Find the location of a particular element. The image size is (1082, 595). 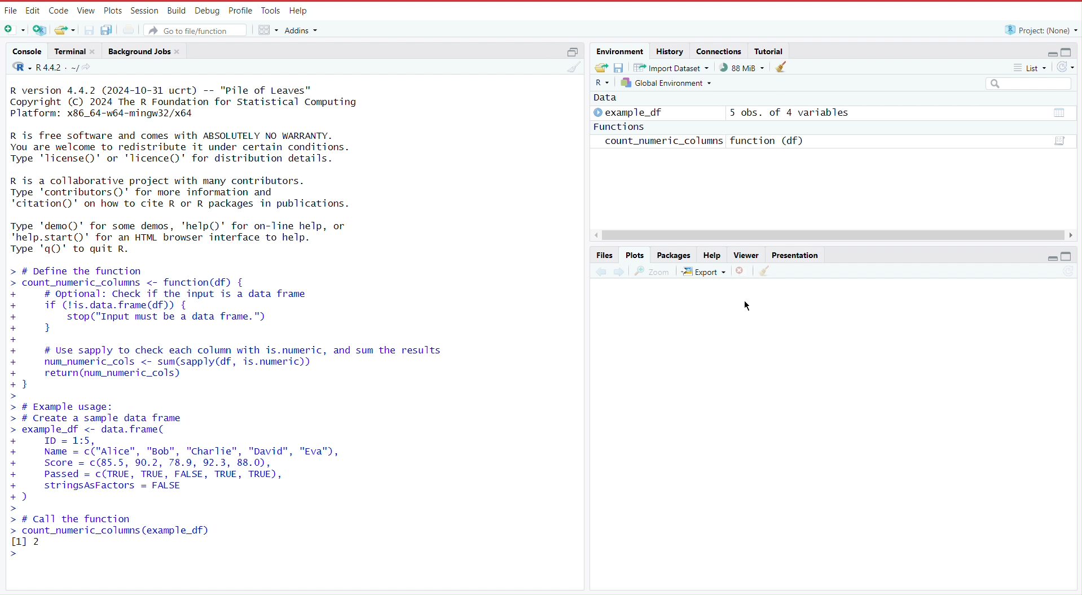

Clear console (Ctrl +L) is located at coordinates (764, 271).